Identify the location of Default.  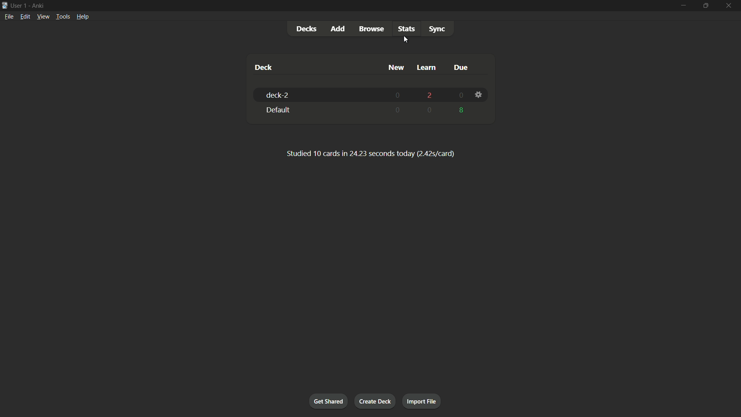
(277, 109).